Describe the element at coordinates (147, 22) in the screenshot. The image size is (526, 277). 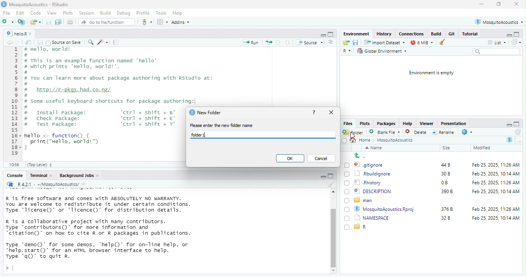
I see `git` at that location.